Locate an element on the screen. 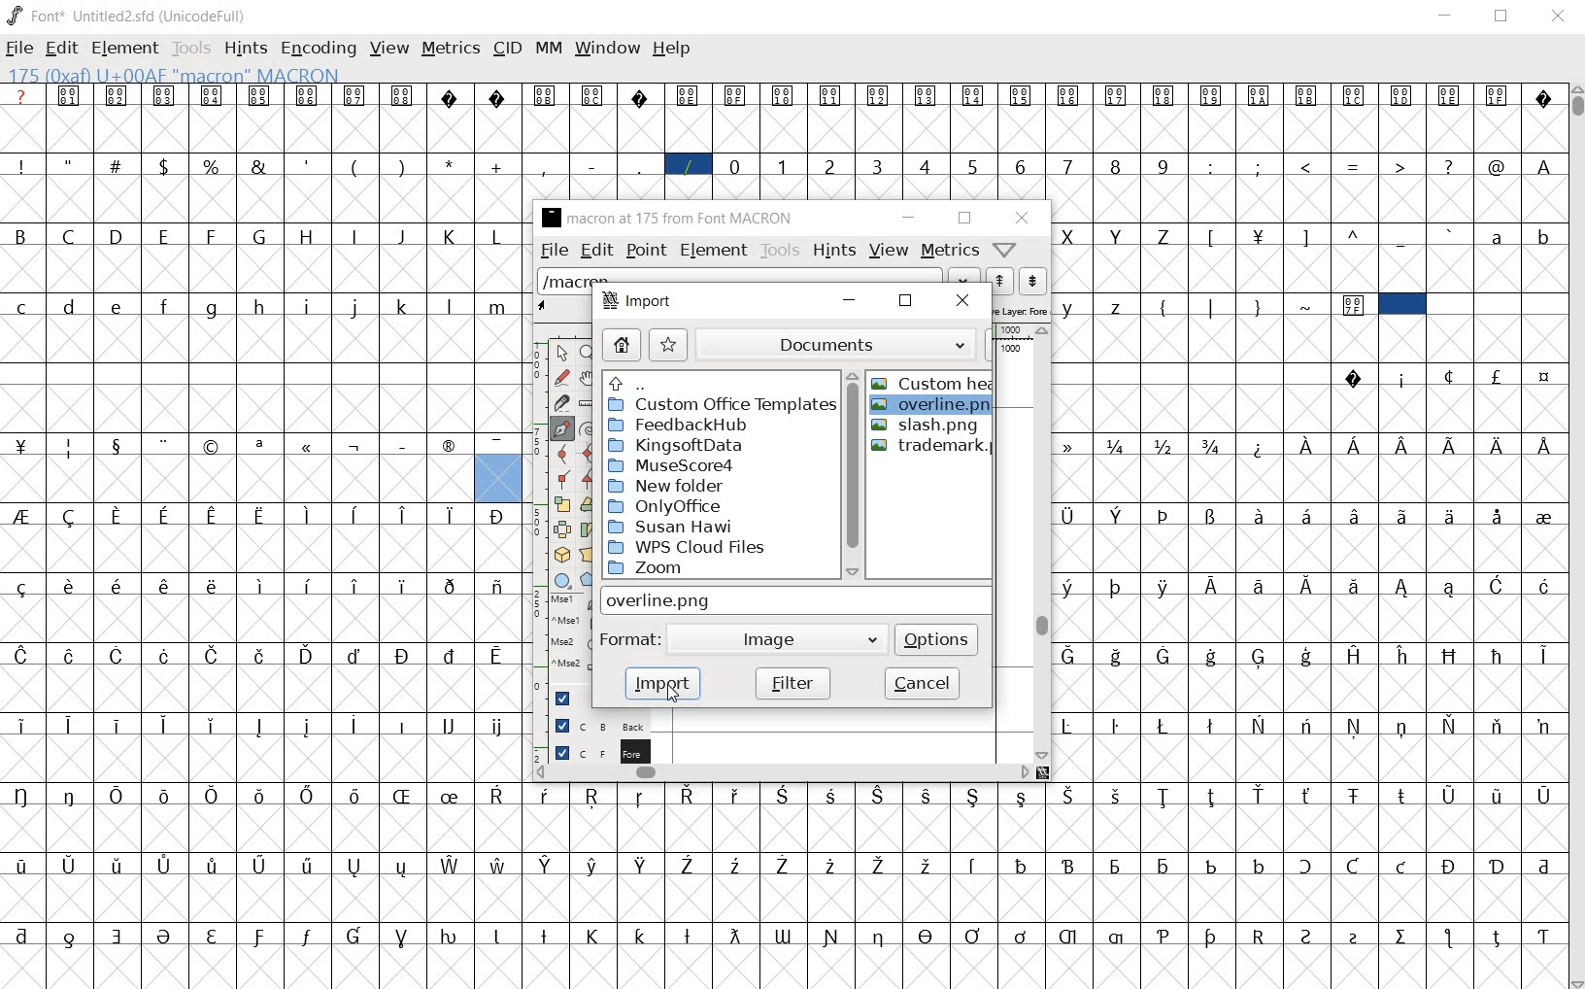  Symbol is located at coordinates (1541, 725).